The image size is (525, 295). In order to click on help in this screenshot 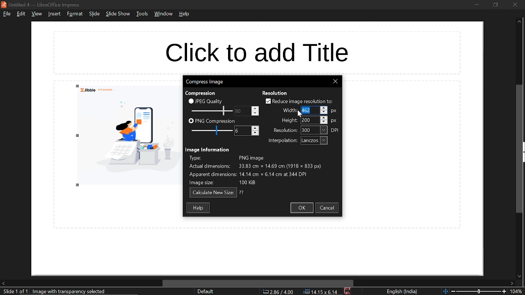, I will do `click(199, 207)`.